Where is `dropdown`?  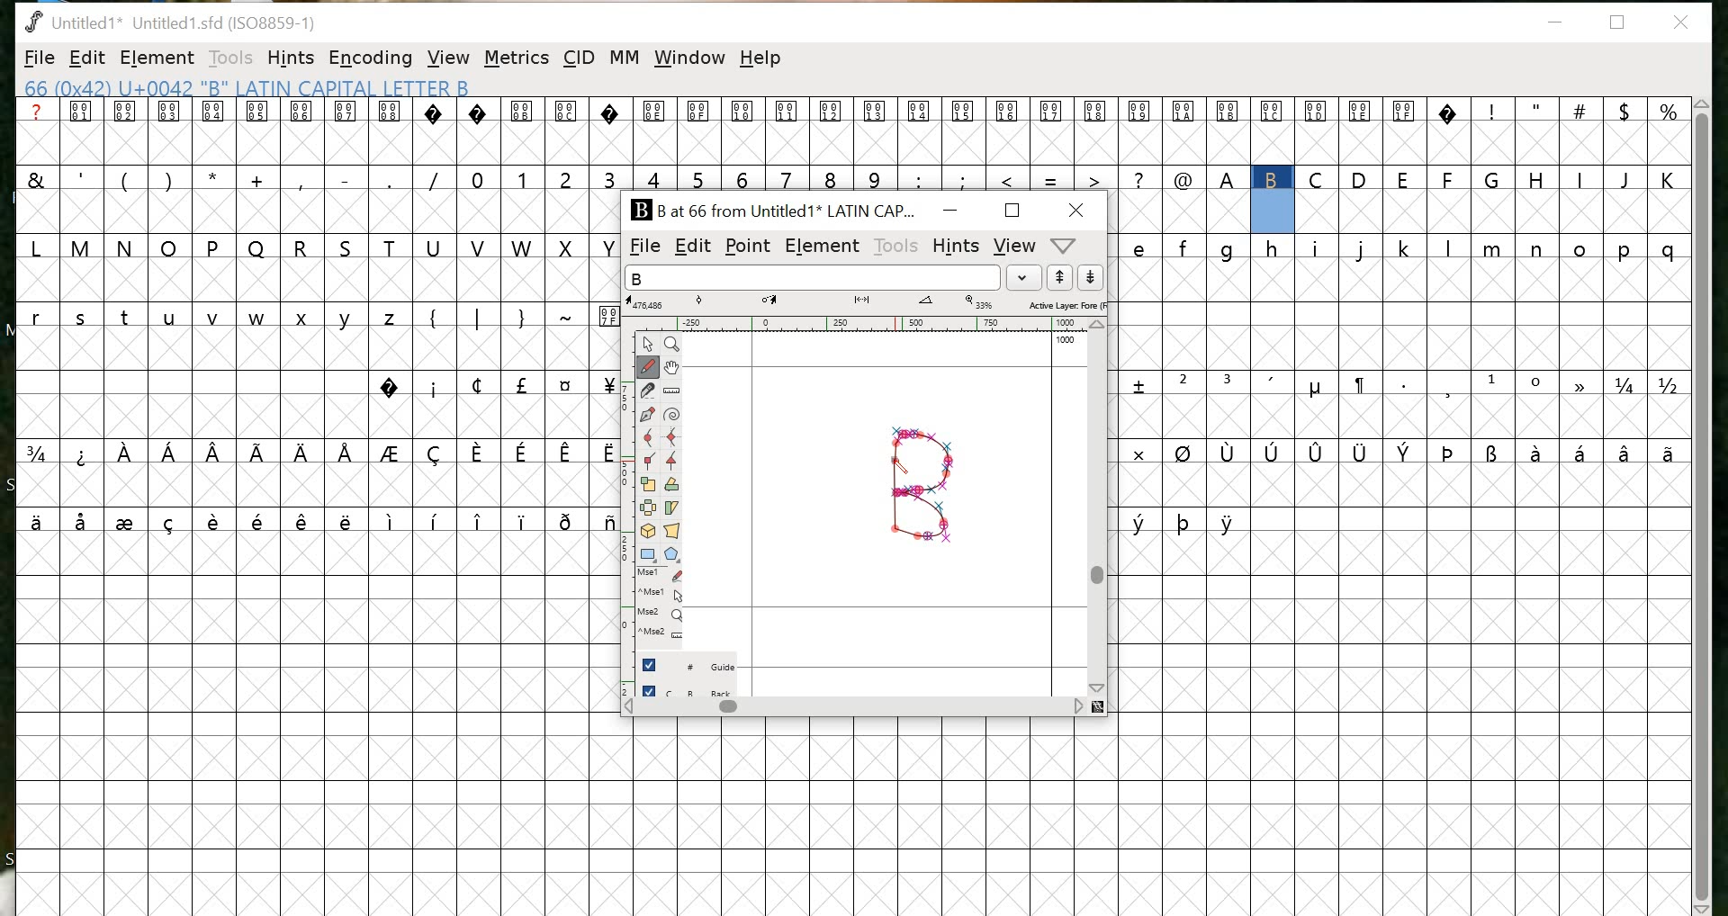 dropdown is located at coordinates (1024, 278).